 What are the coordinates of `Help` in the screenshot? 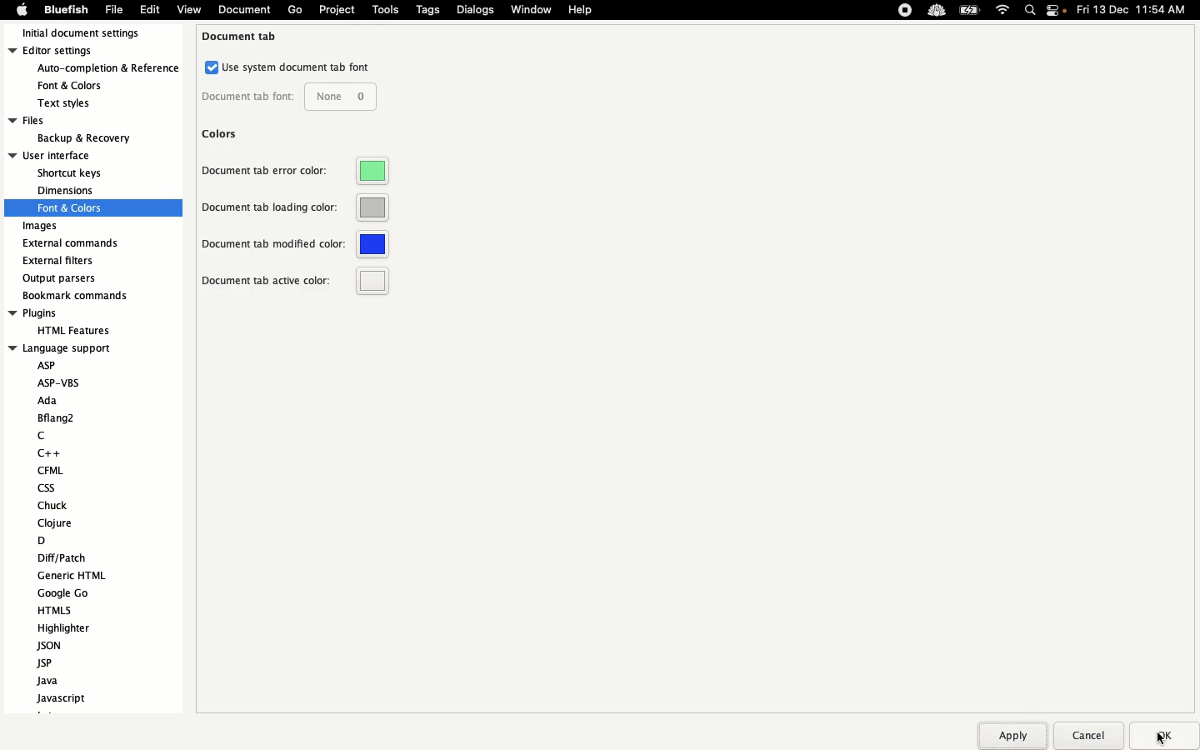 It's located at (581, 9).